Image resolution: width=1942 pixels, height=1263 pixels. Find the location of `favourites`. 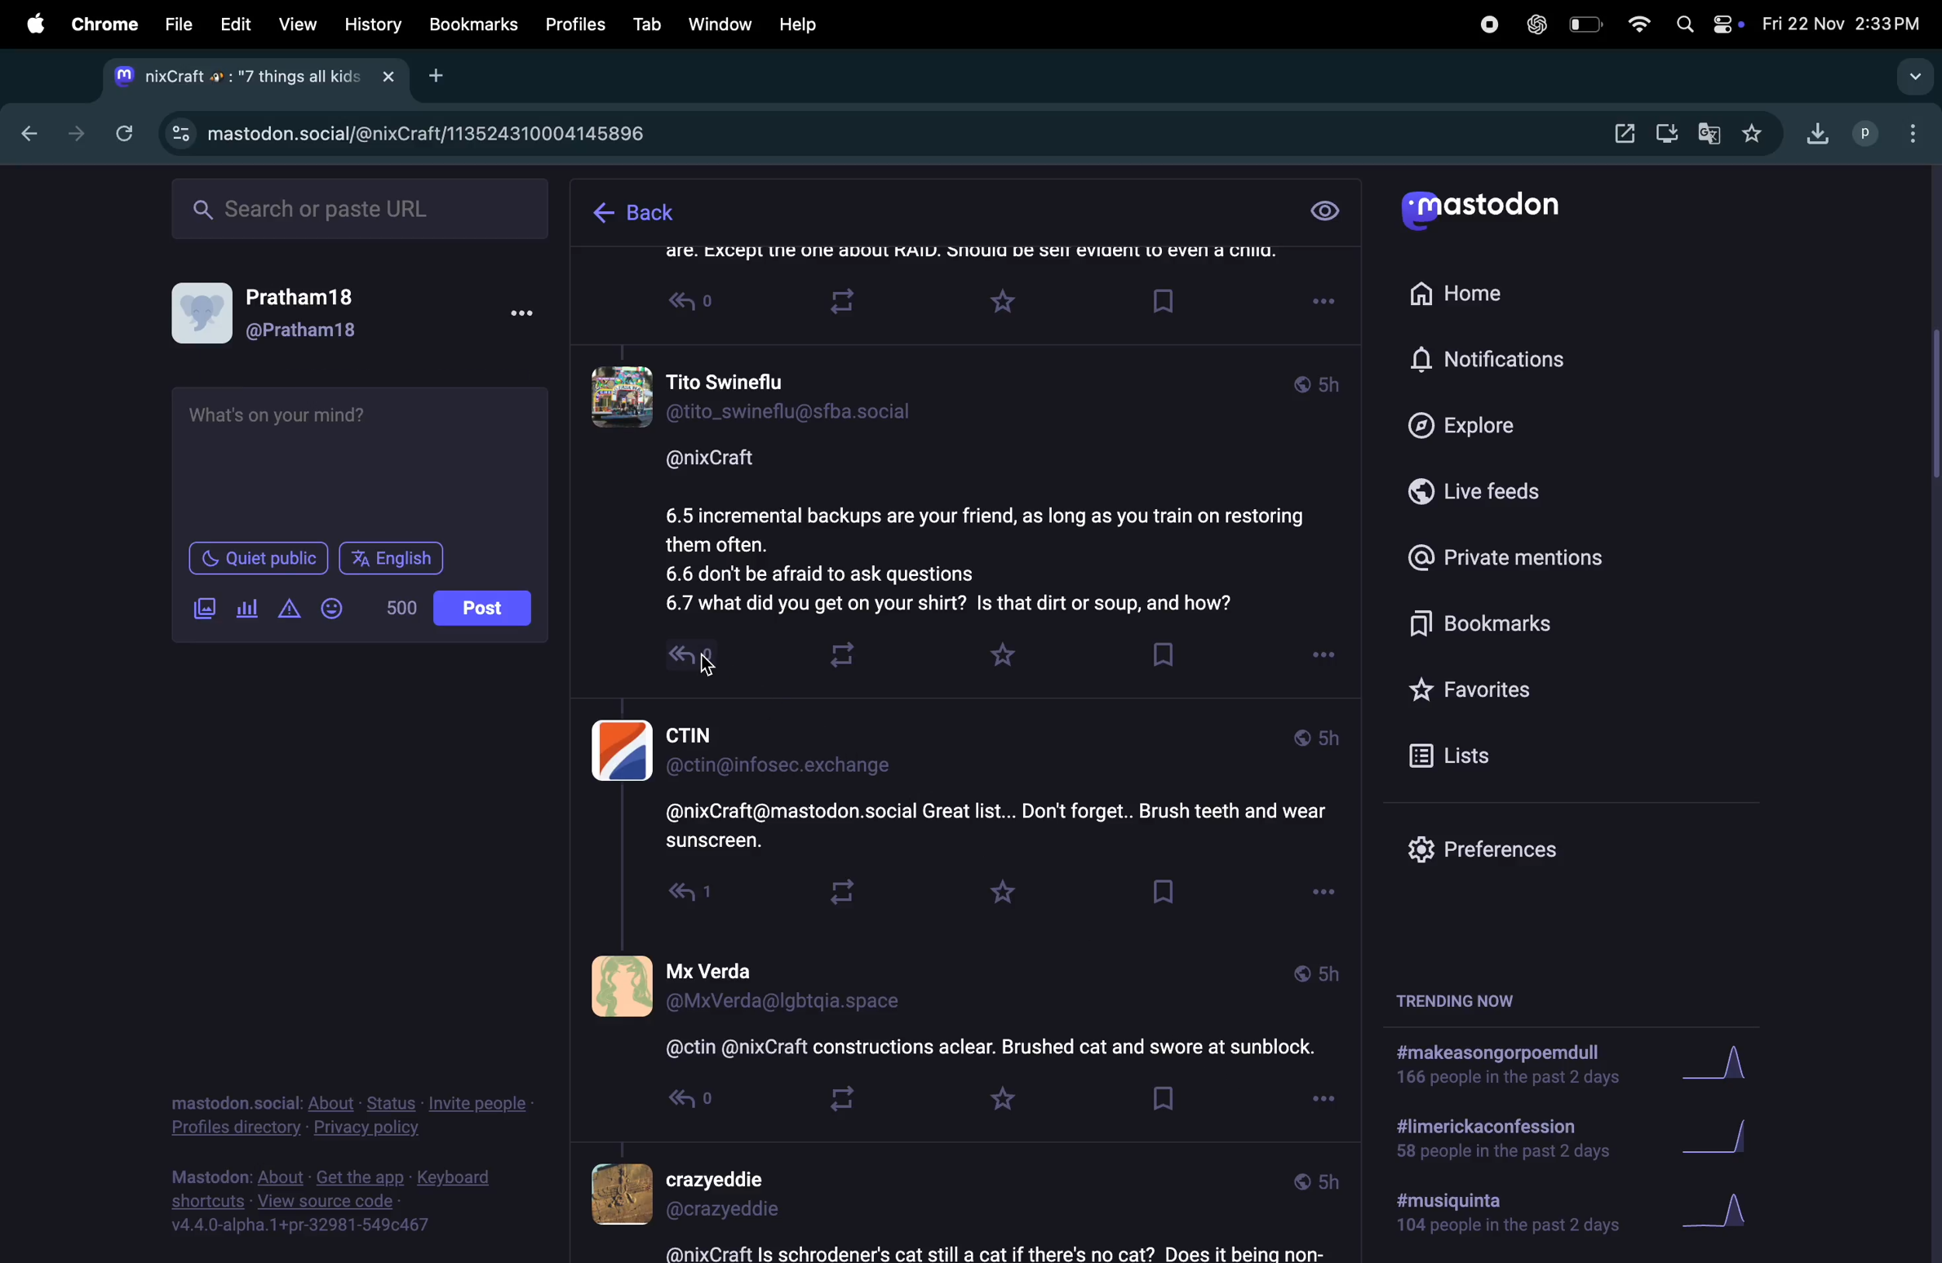

favourites is located at coordinates (1754, 135).